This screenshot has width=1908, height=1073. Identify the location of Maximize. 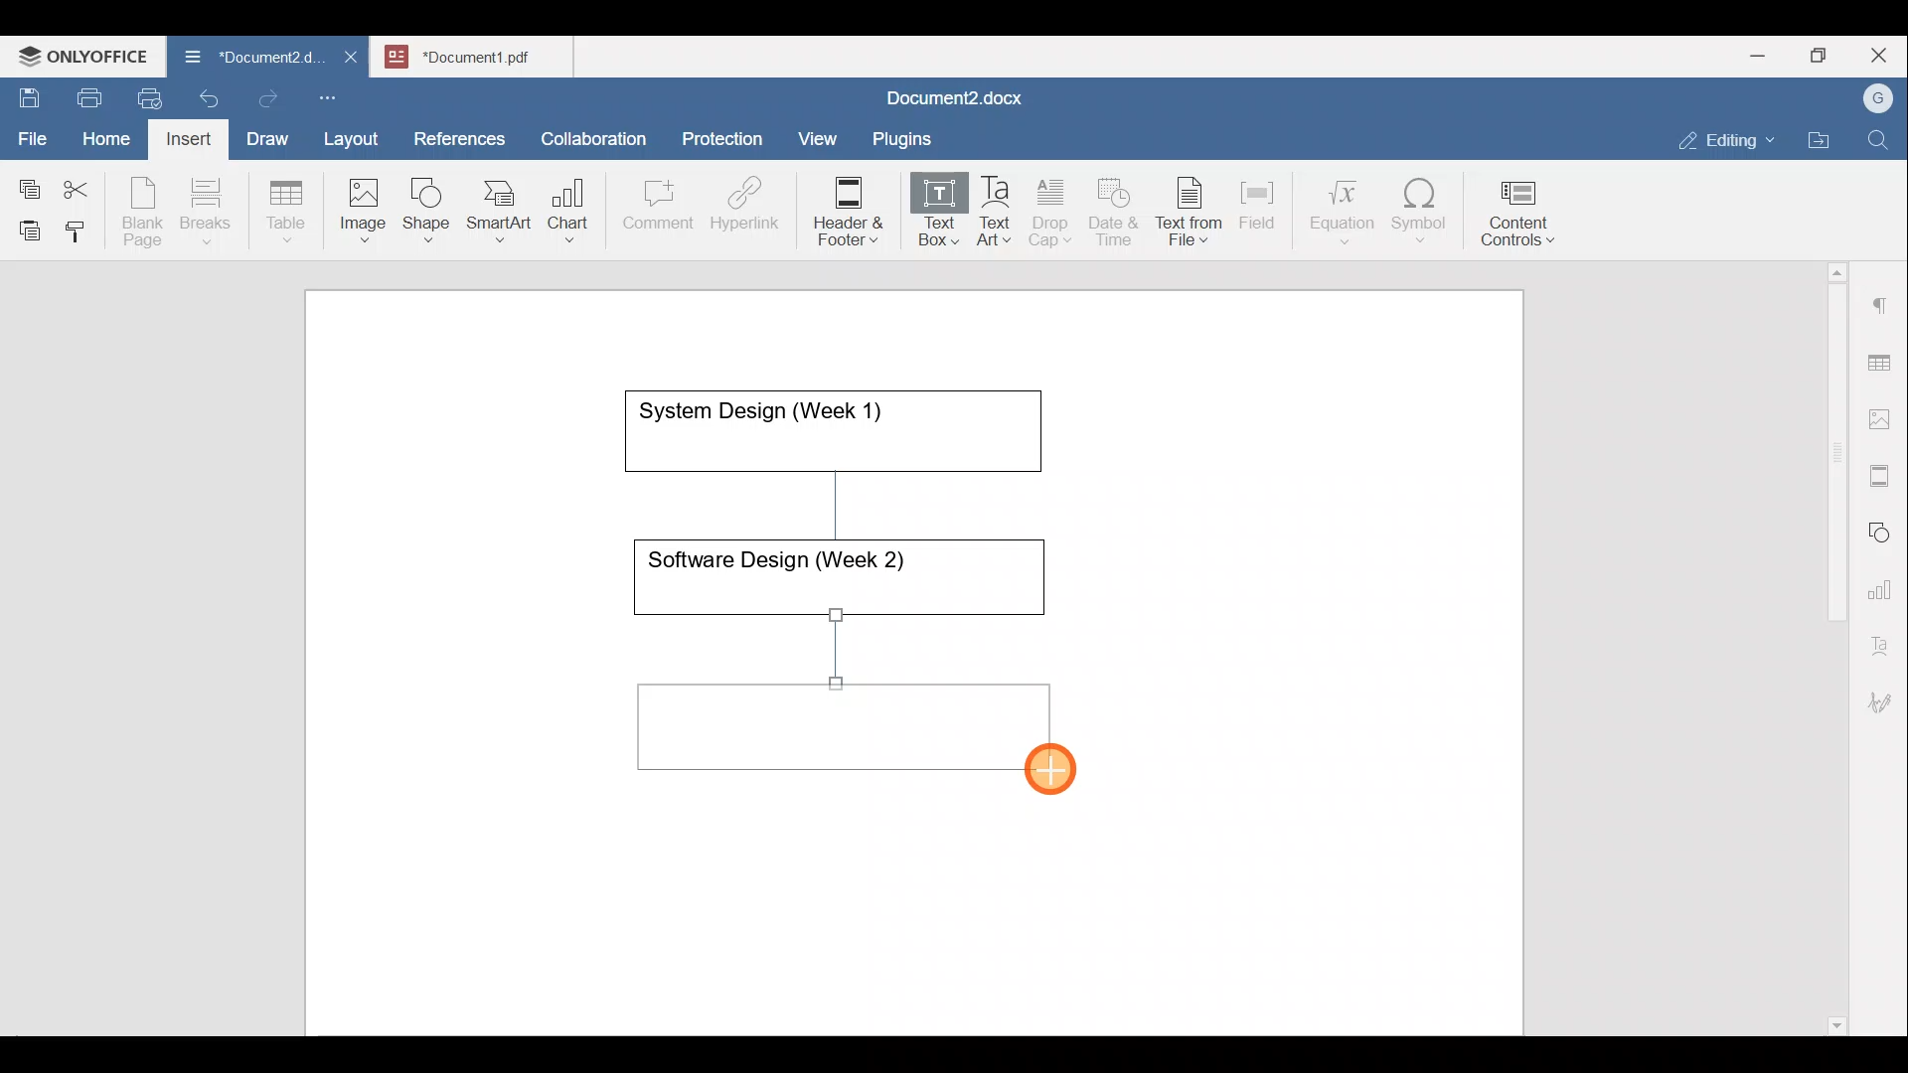
(1824, 56).